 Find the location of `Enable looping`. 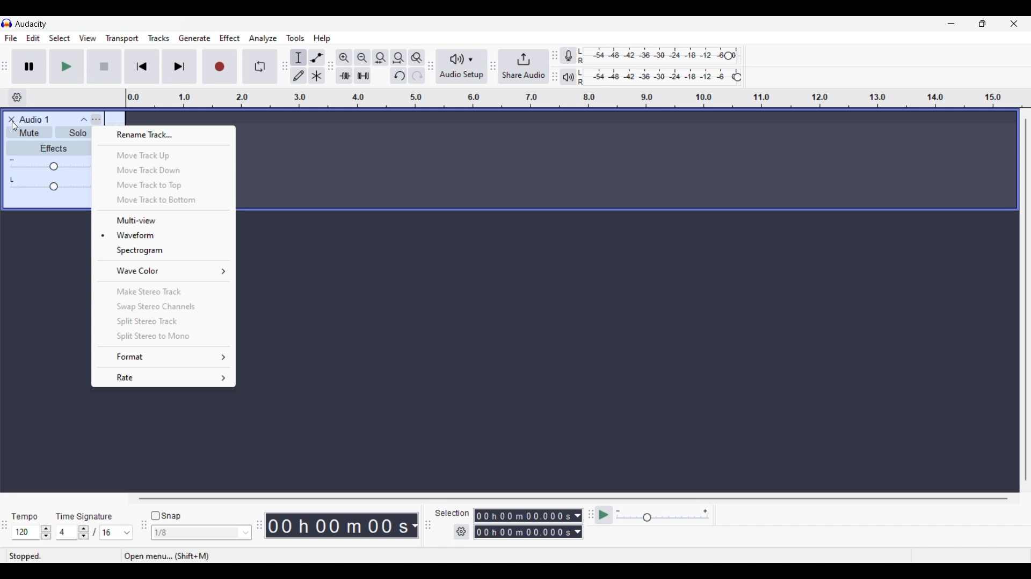

Enable looping is located at coordinates (260, 66).